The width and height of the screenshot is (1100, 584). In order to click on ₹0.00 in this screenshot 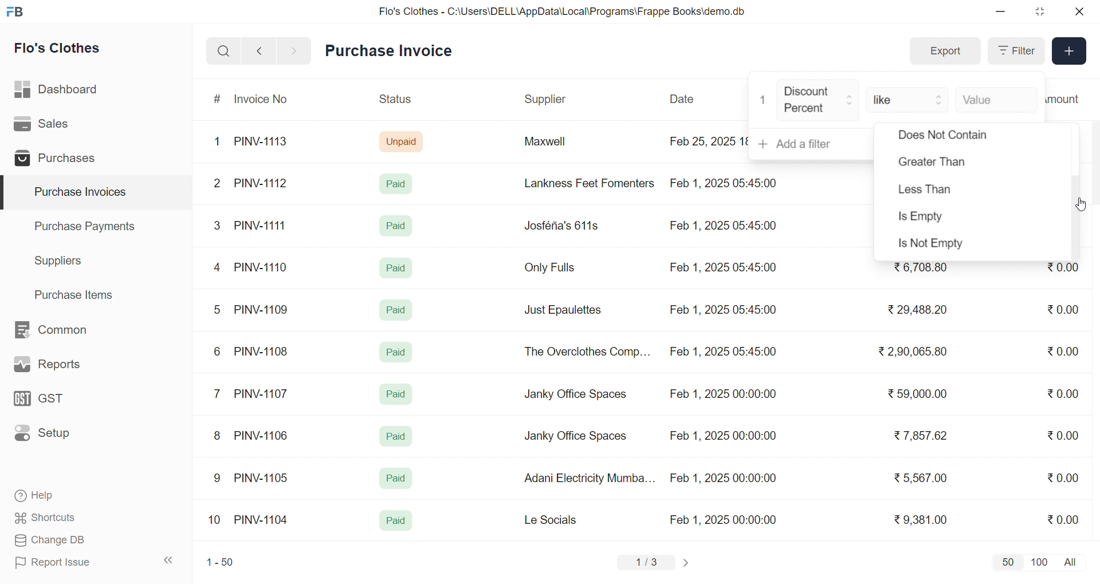, I will do `click(1066, 392)`.